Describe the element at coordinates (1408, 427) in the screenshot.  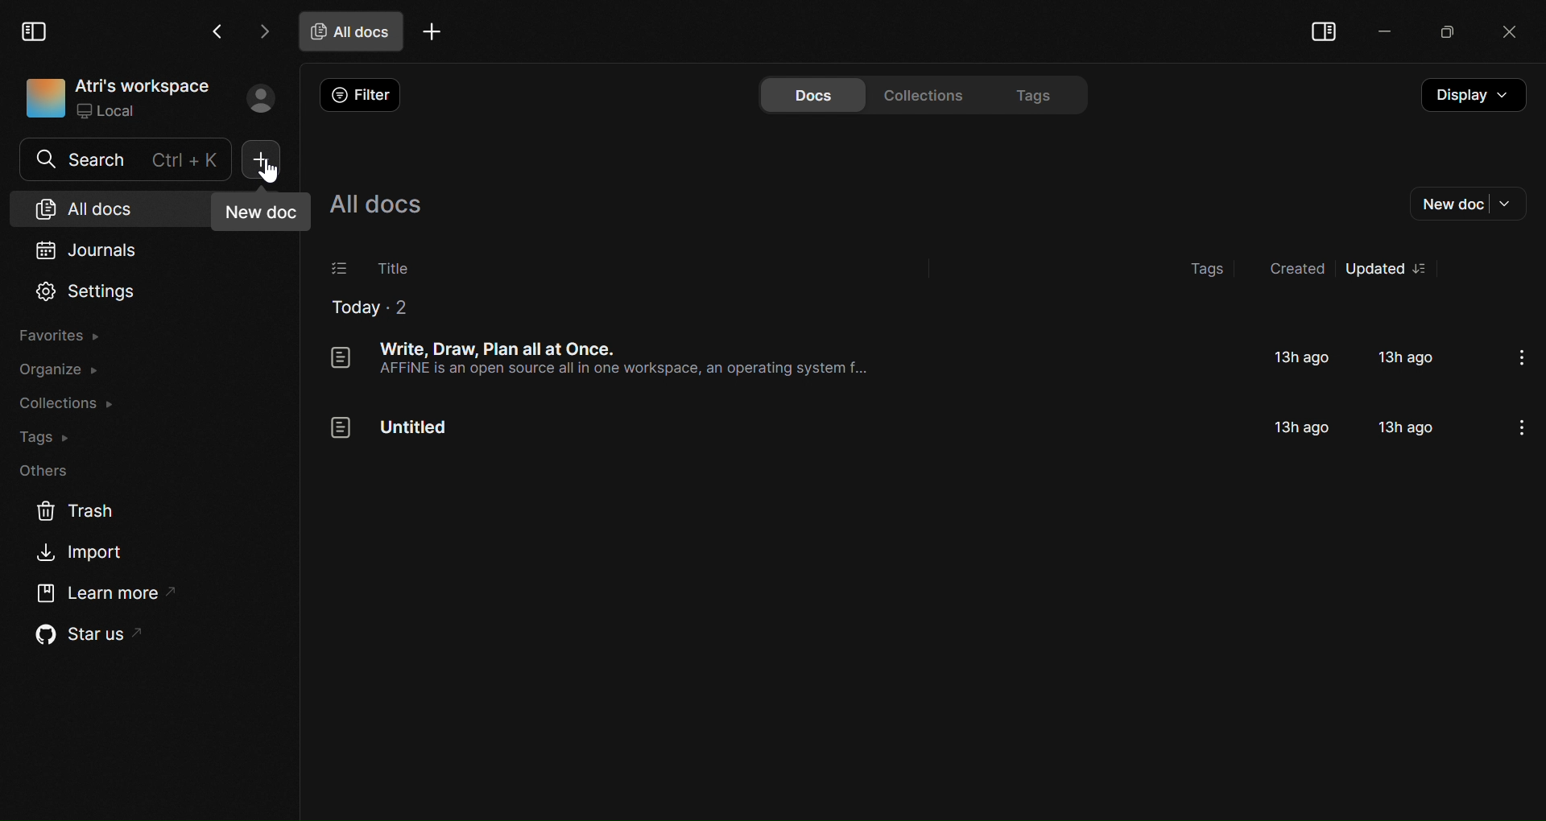
I see `13h ago` at that location.